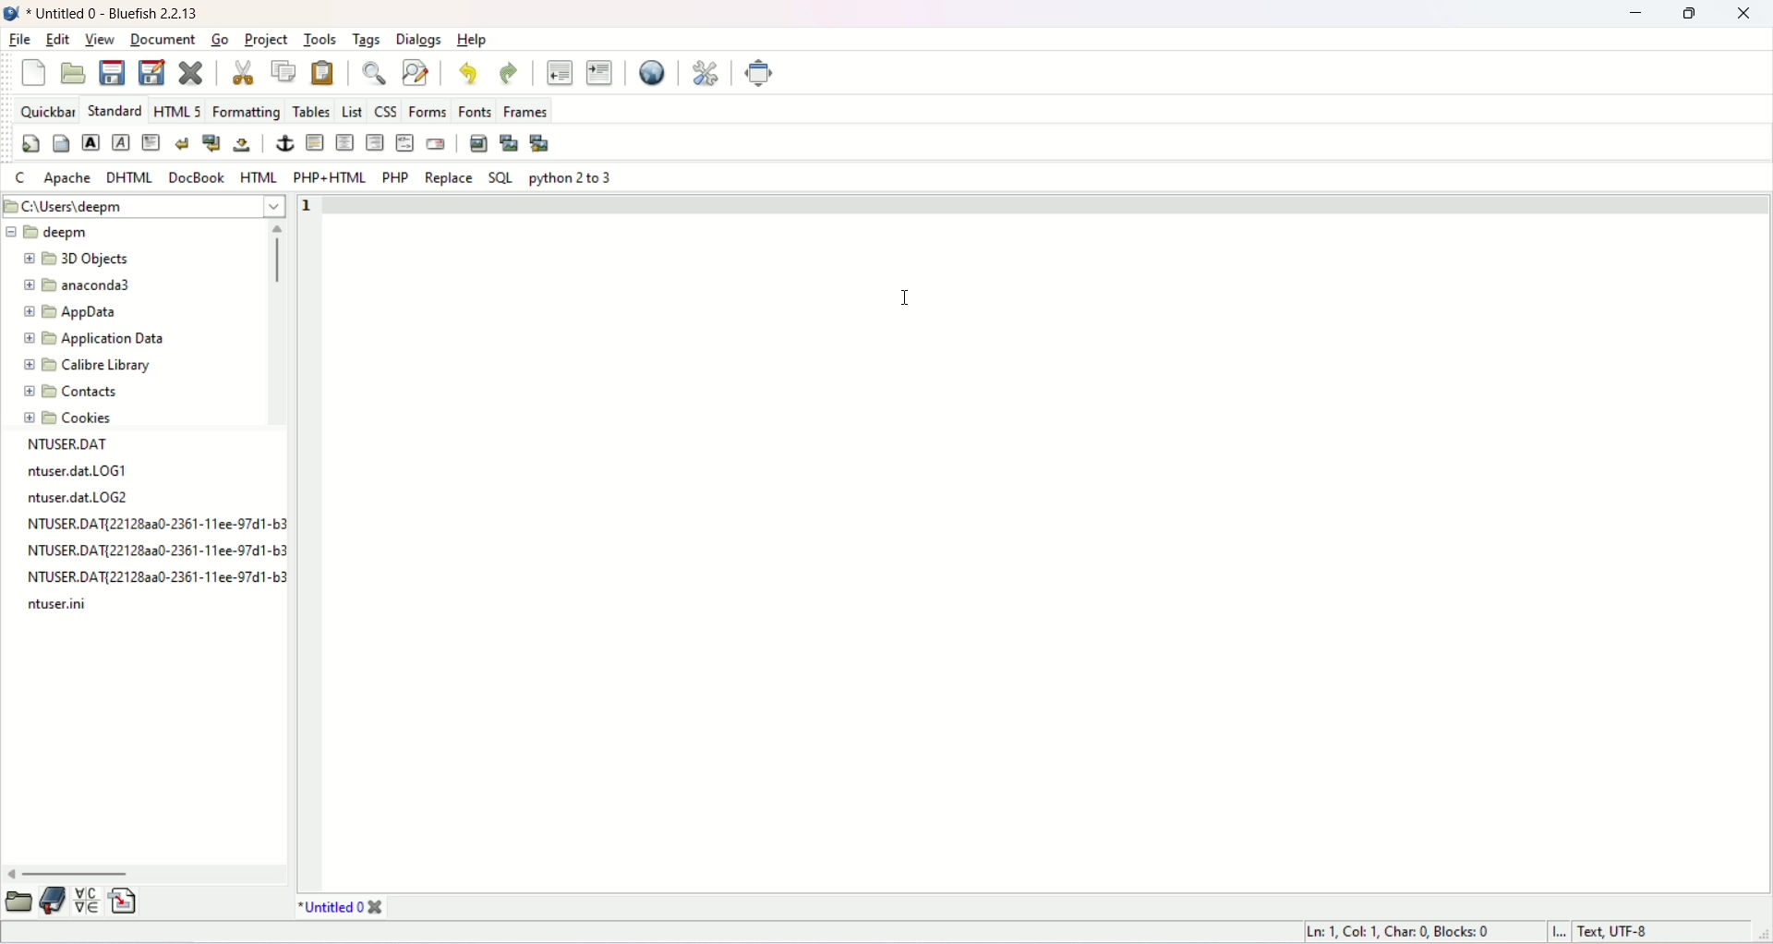 The height and width of the screenshot is (944, 1773). What do you see at coordinates (32, 143) in the screenshot?
I see `quickstart` at bounding box center [32, 143].